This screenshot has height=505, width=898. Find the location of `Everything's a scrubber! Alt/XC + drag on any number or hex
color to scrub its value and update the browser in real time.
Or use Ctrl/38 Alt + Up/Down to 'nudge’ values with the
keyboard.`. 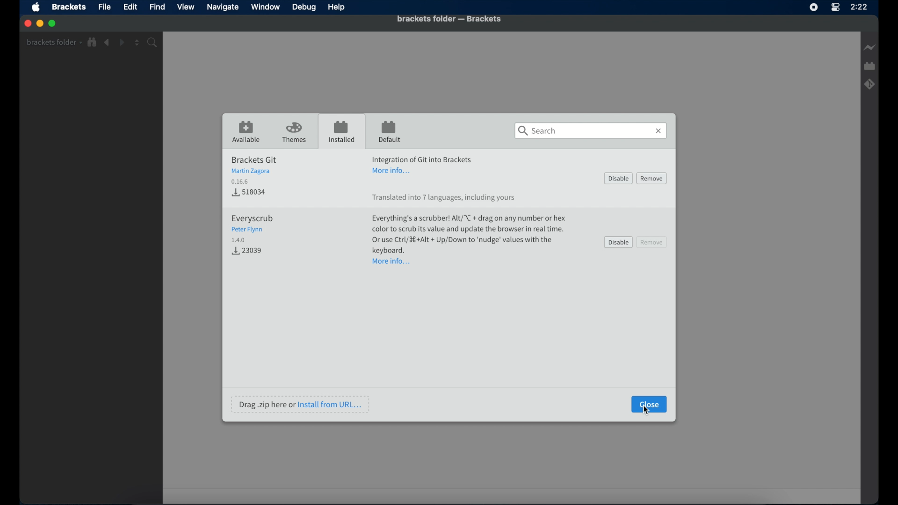

Everything's a scrubber! Alt/XC + drag on any number or hex
color to scrub its value and update the browser in real time.
Or use Ctrl/38 Alt + Up/Down to 'nudge’ values with the
keyboard. is located at coordinates (470, 235).